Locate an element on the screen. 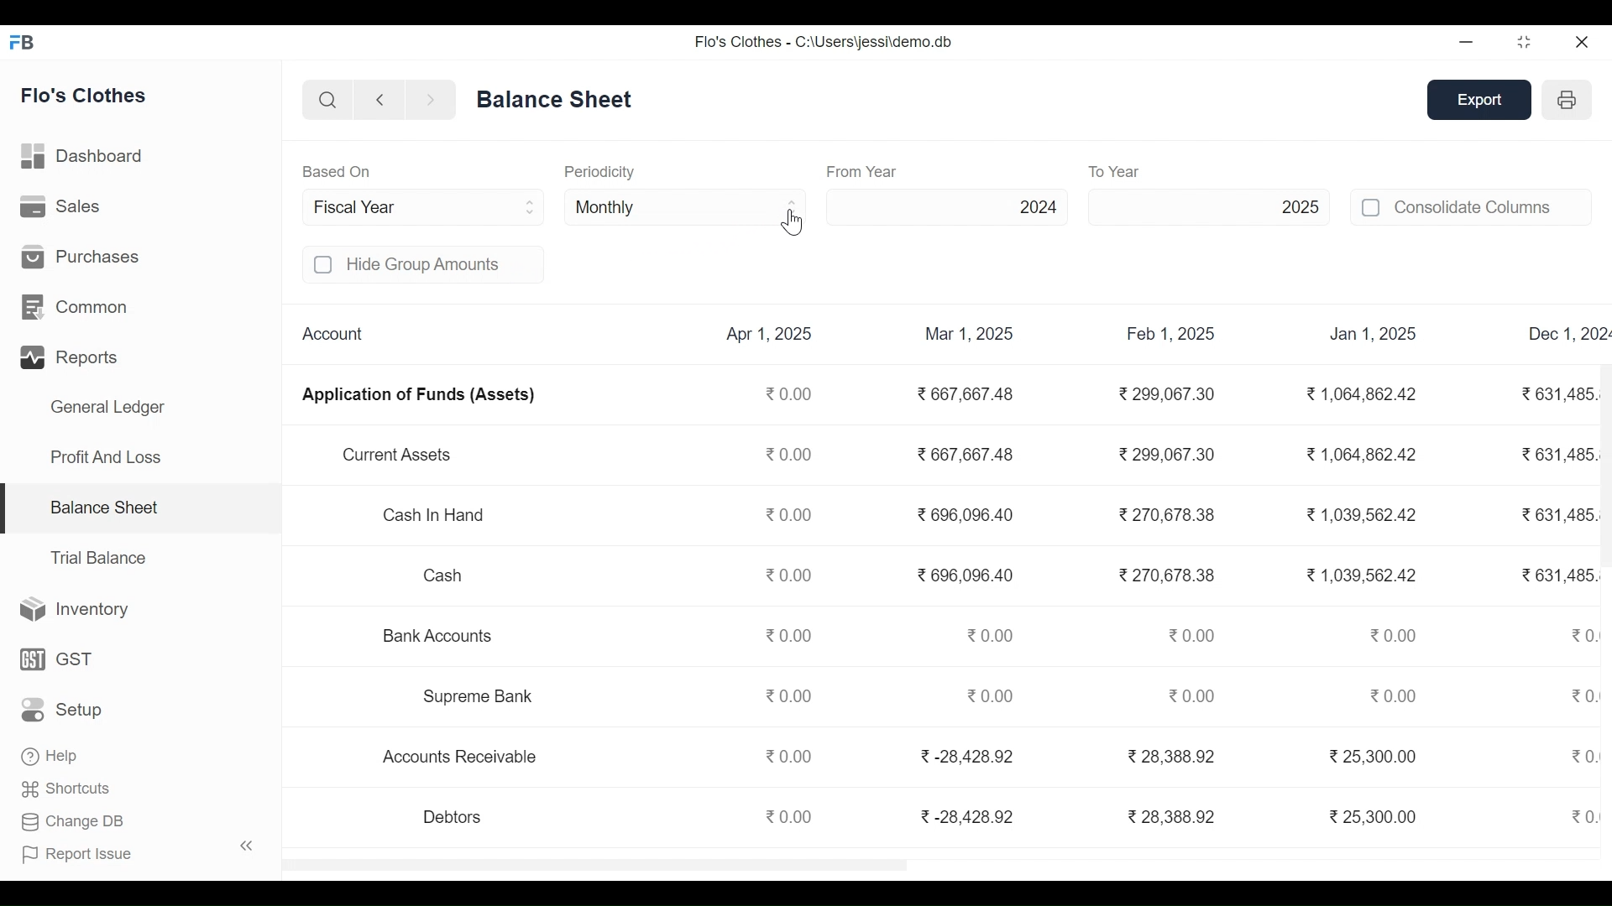  setup is located at coordinates (64, 711).